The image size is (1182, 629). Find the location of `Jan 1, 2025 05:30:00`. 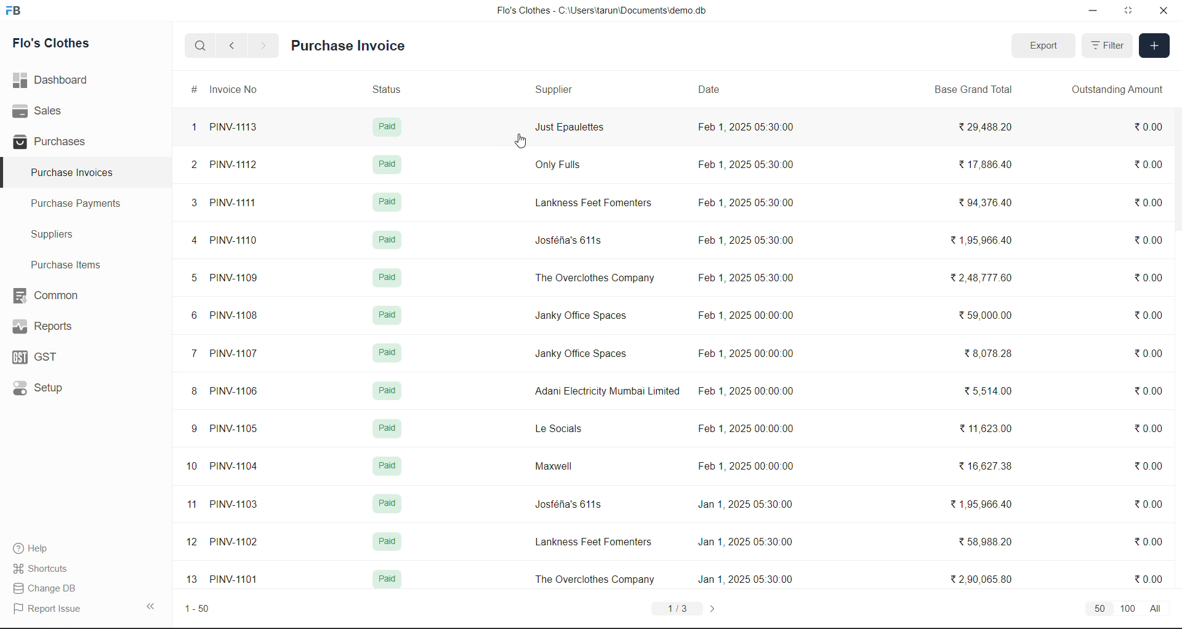

Jan 1, 2025 05:30:00 is located at coordinates (746, 542).